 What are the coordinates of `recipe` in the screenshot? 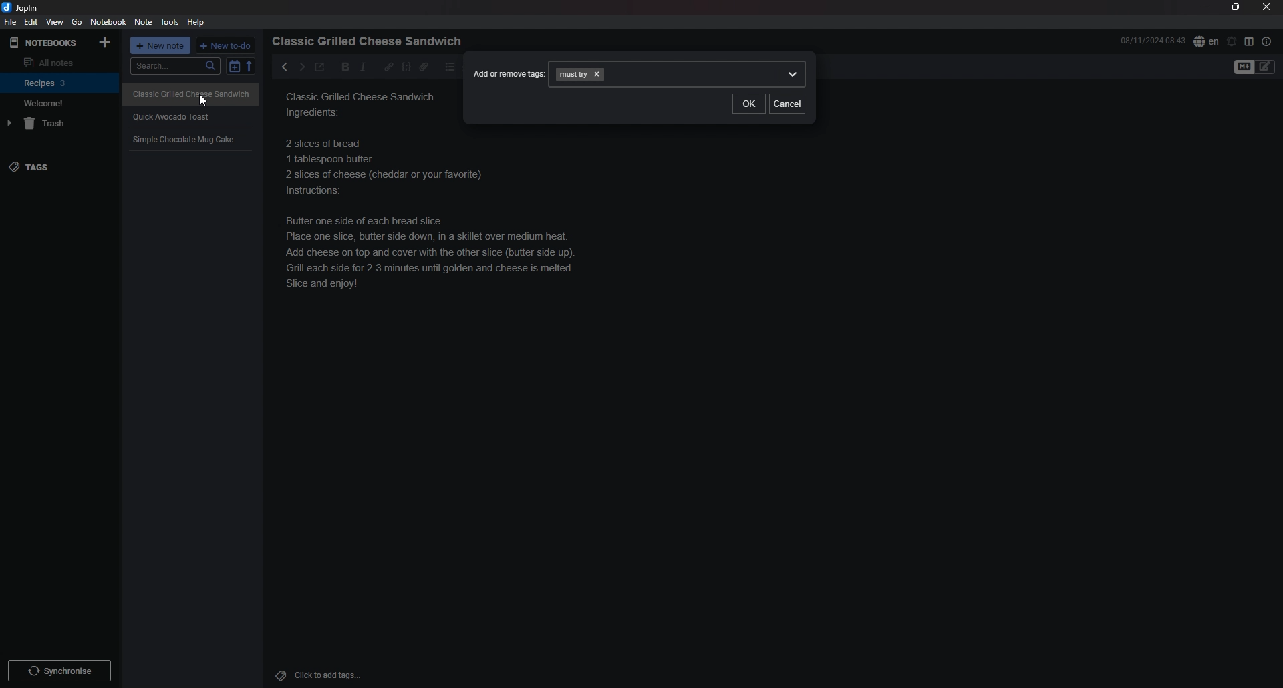 It's located at (183, 140).